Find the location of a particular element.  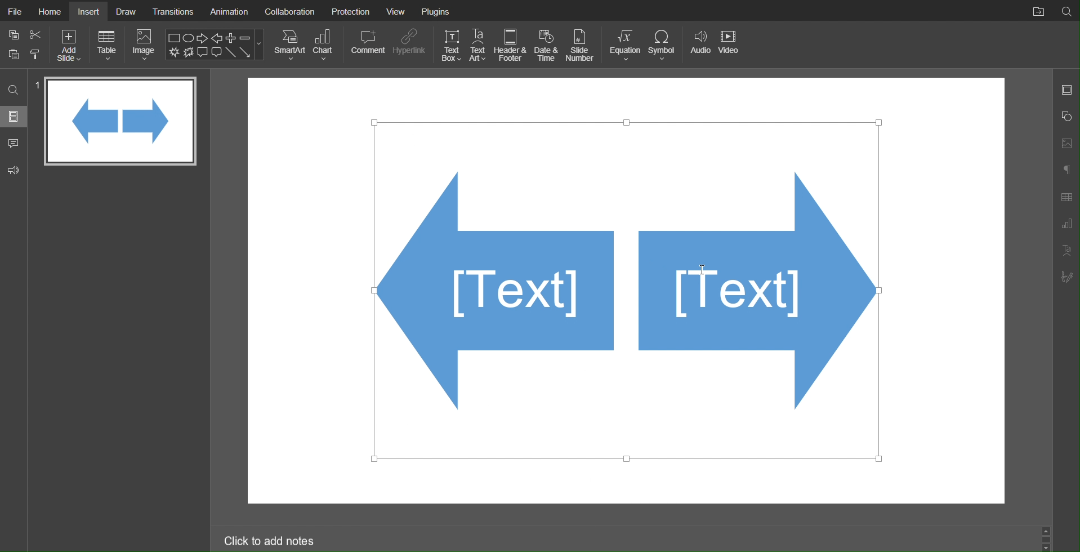

Collaboration is located at coordinates (290, 11).